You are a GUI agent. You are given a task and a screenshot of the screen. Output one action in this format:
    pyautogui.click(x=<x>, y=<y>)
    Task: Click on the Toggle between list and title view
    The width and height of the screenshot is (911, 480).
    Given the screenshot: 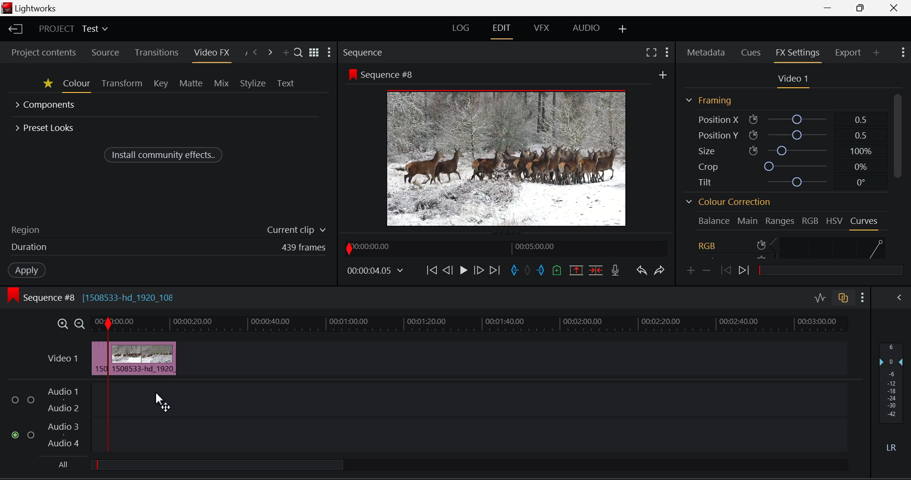 What is the action you would take?
    pyautogui.click(x=314, y=53)
    